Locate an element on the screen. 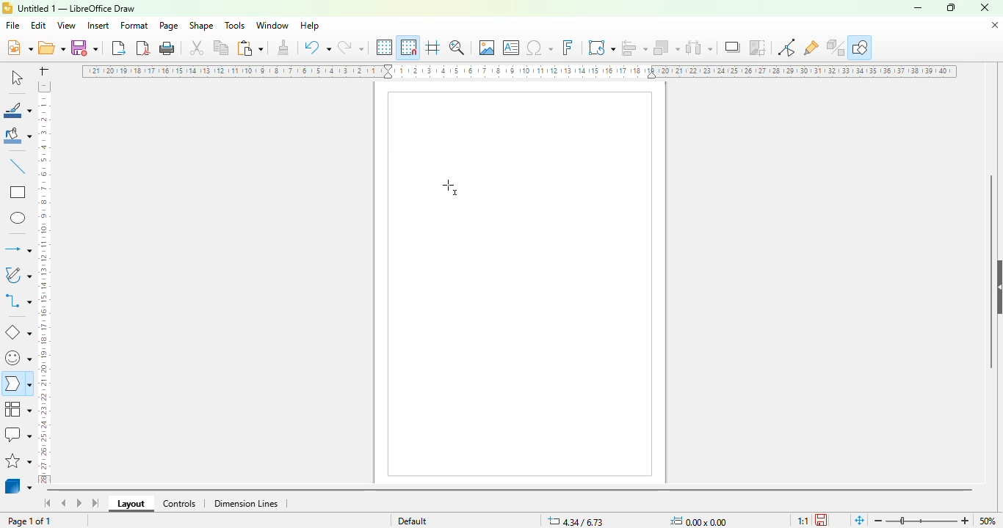 The width and height of the screenshot is (1003, 528). open is located at coordinates (51, 47).